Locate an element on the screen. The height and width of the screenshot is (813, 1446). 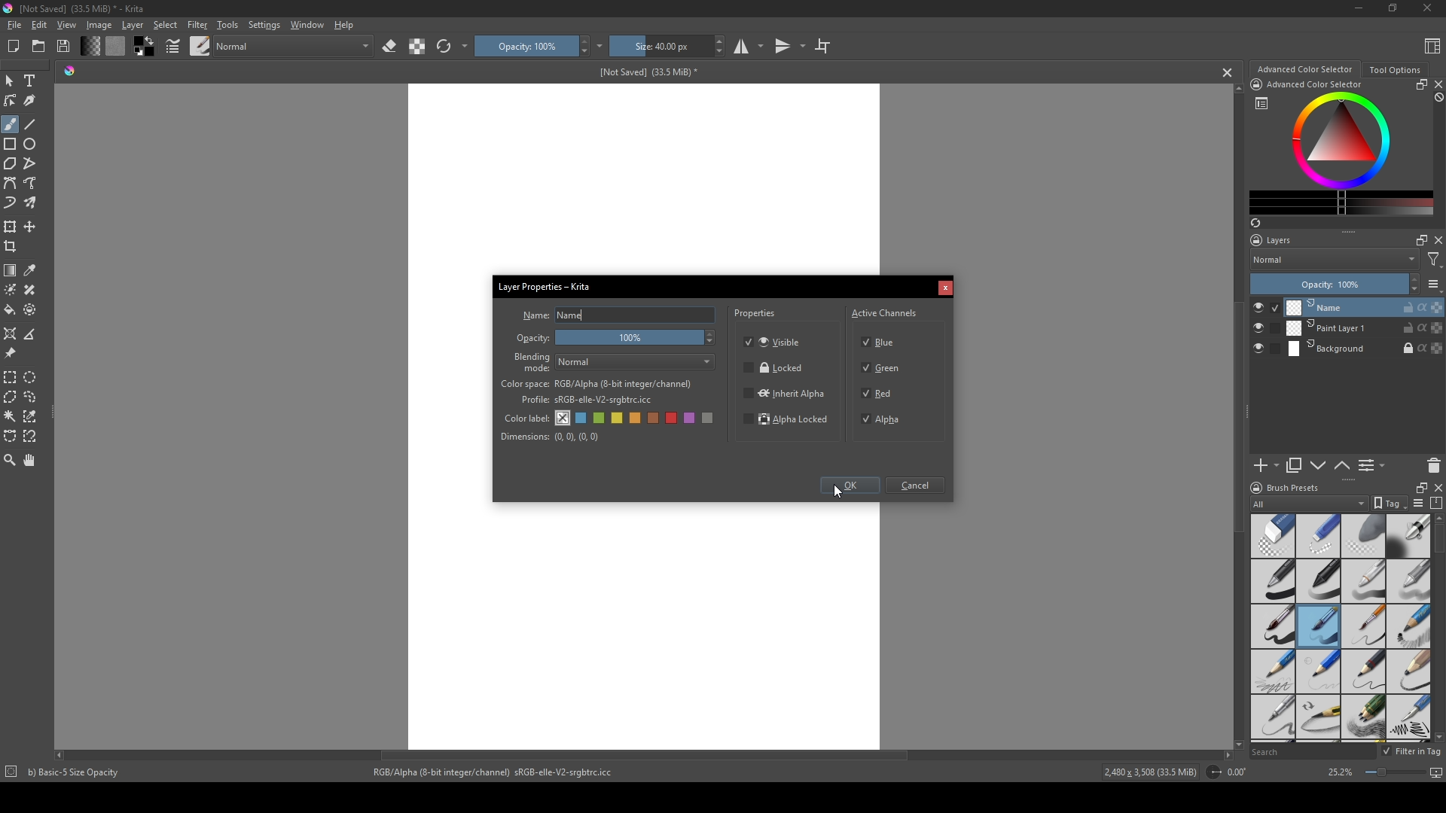
list is located at coordinates (1417, 503).